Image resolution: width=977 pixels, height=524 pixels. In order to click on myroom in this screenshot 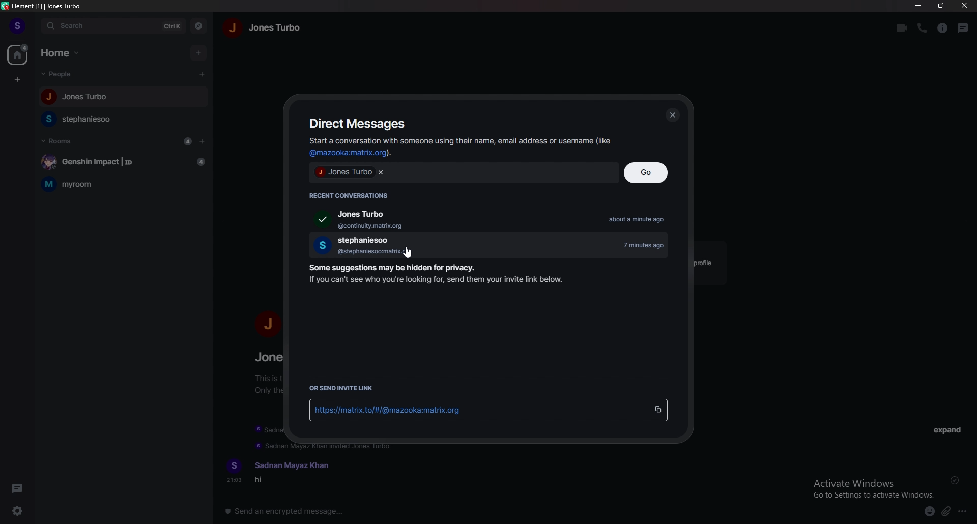, I will do `click(124, 184)`.